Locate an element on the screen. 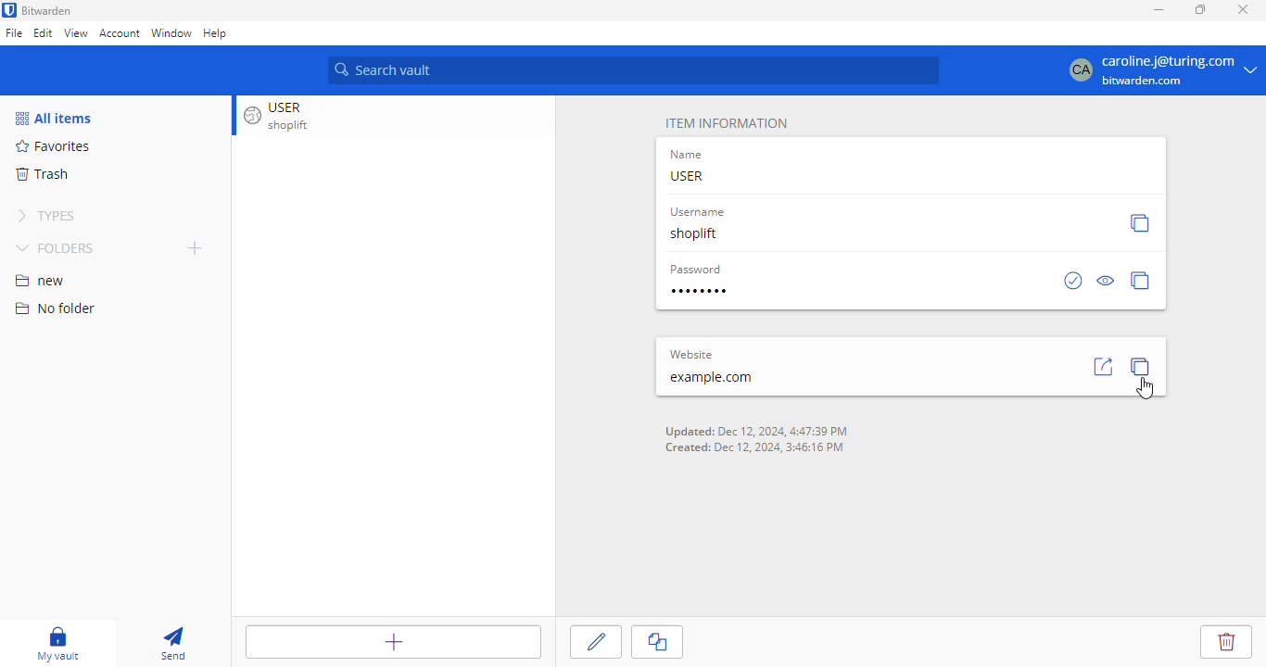 The height and width of the screenshot is (667, 1266). view is located at coordinates (76, 33).